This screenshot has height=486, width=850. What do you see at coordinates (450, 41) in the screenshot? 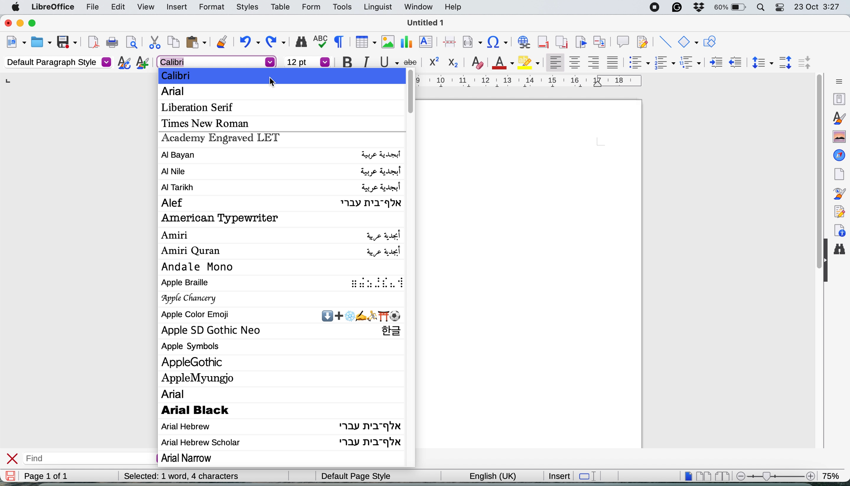
I see `page break` at bounding box center [450, 41].